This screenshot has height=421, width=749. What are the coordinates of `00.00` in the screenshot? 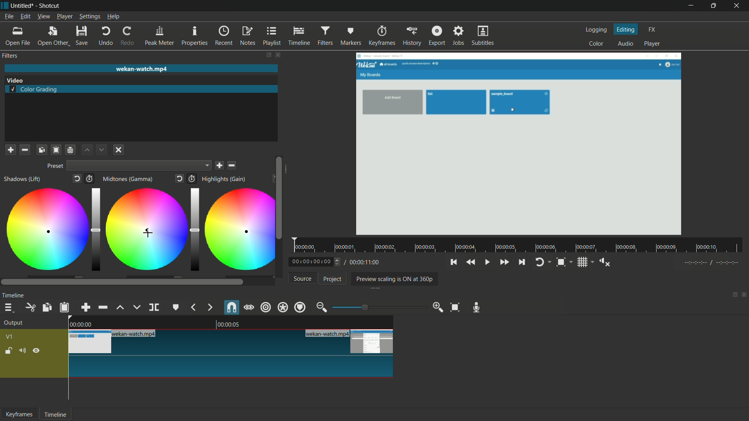 It's located at (80, 324).